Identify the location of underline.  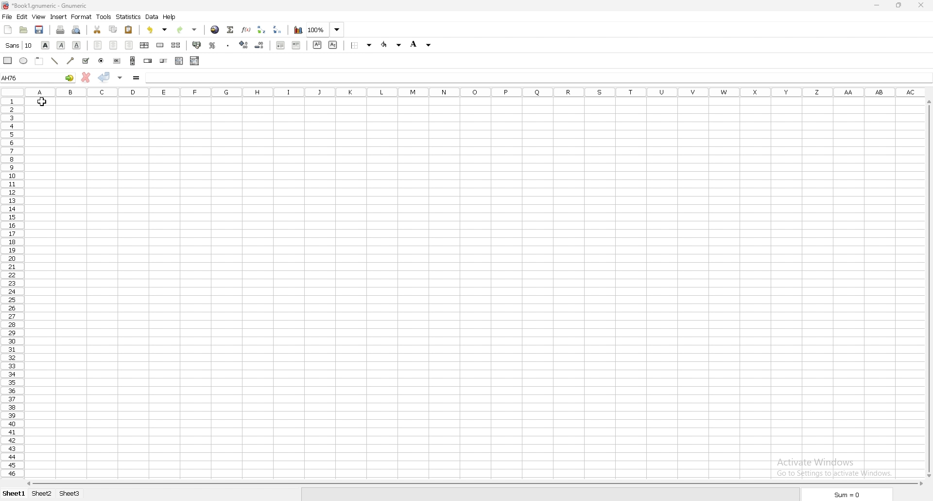
(77, 46).